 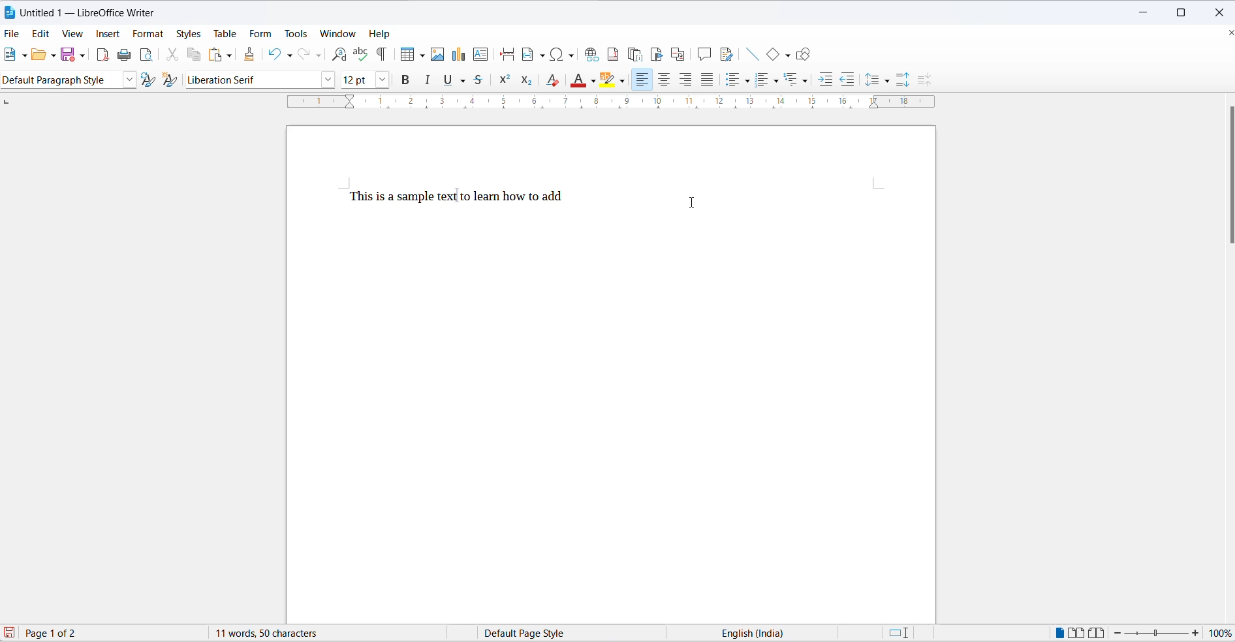 I want to click on decrease paragraph spacing, so click(x=923, y=80).